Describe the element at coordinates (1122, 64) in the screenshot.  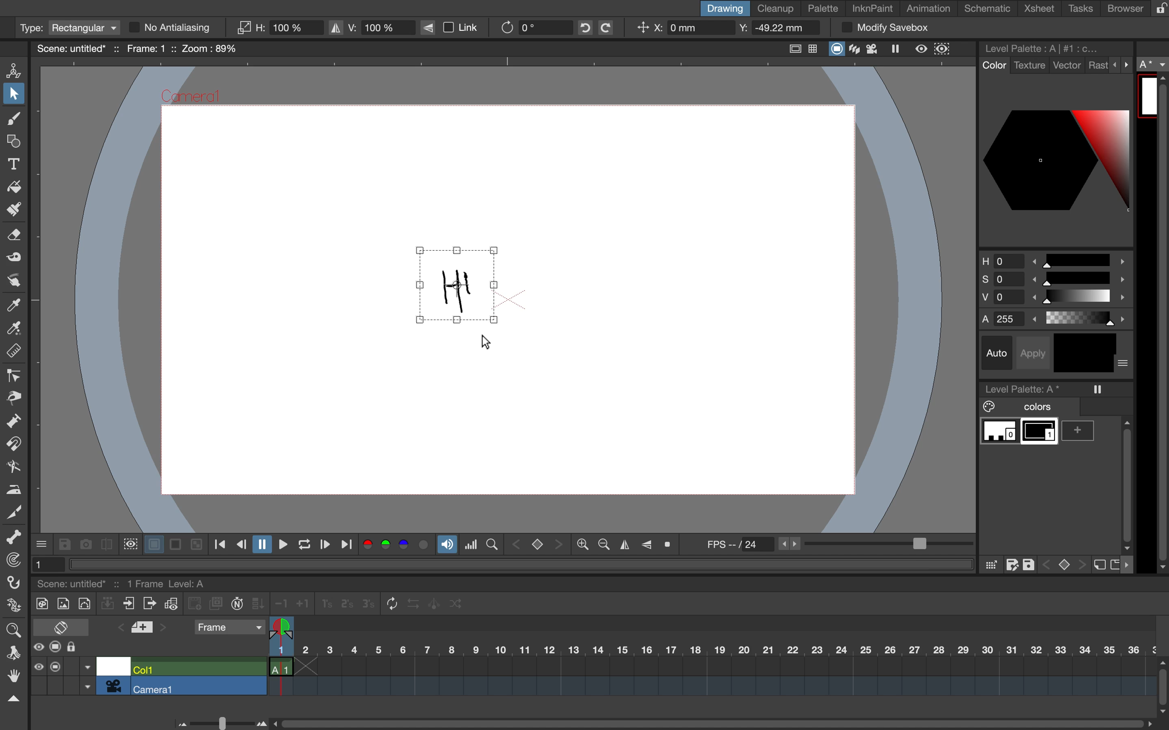
I see `more options` at that location.